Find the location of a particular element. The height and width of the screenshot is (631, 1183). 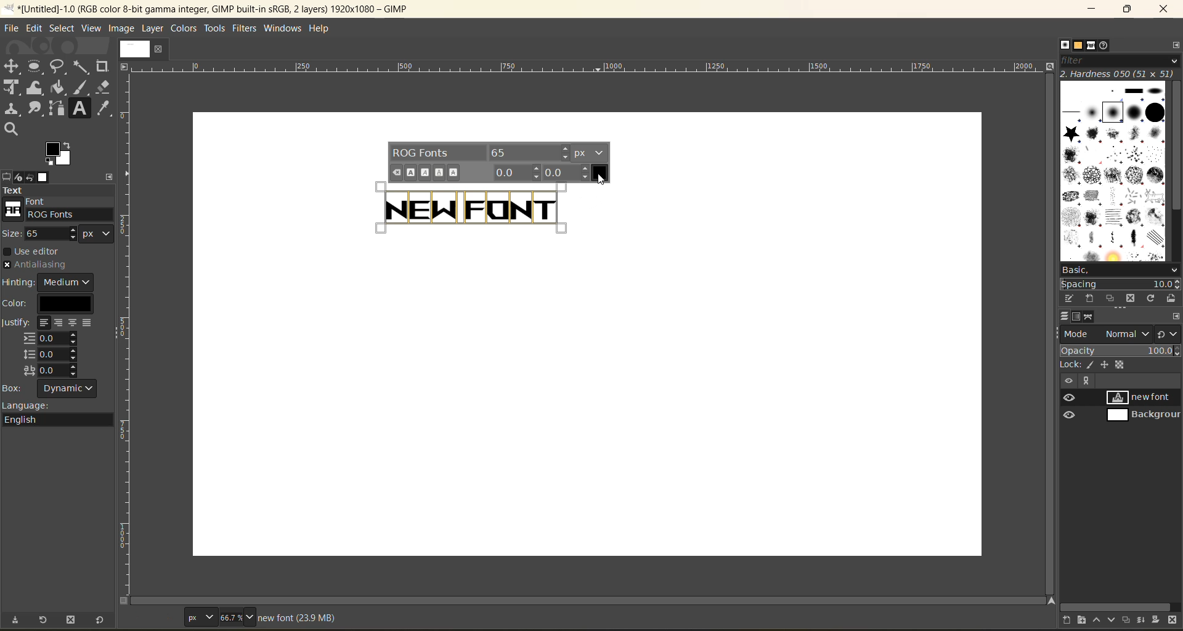

cursor is located at coordinates (556, 203).